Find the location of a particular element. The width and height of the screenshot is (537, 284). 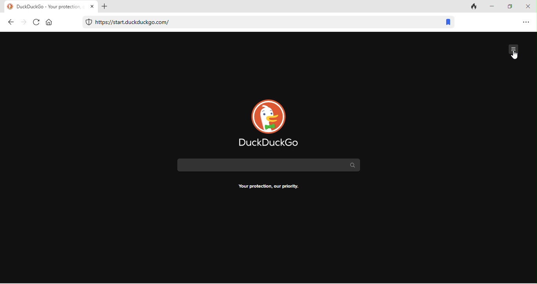

search bar is located at coordinates (266, 164).